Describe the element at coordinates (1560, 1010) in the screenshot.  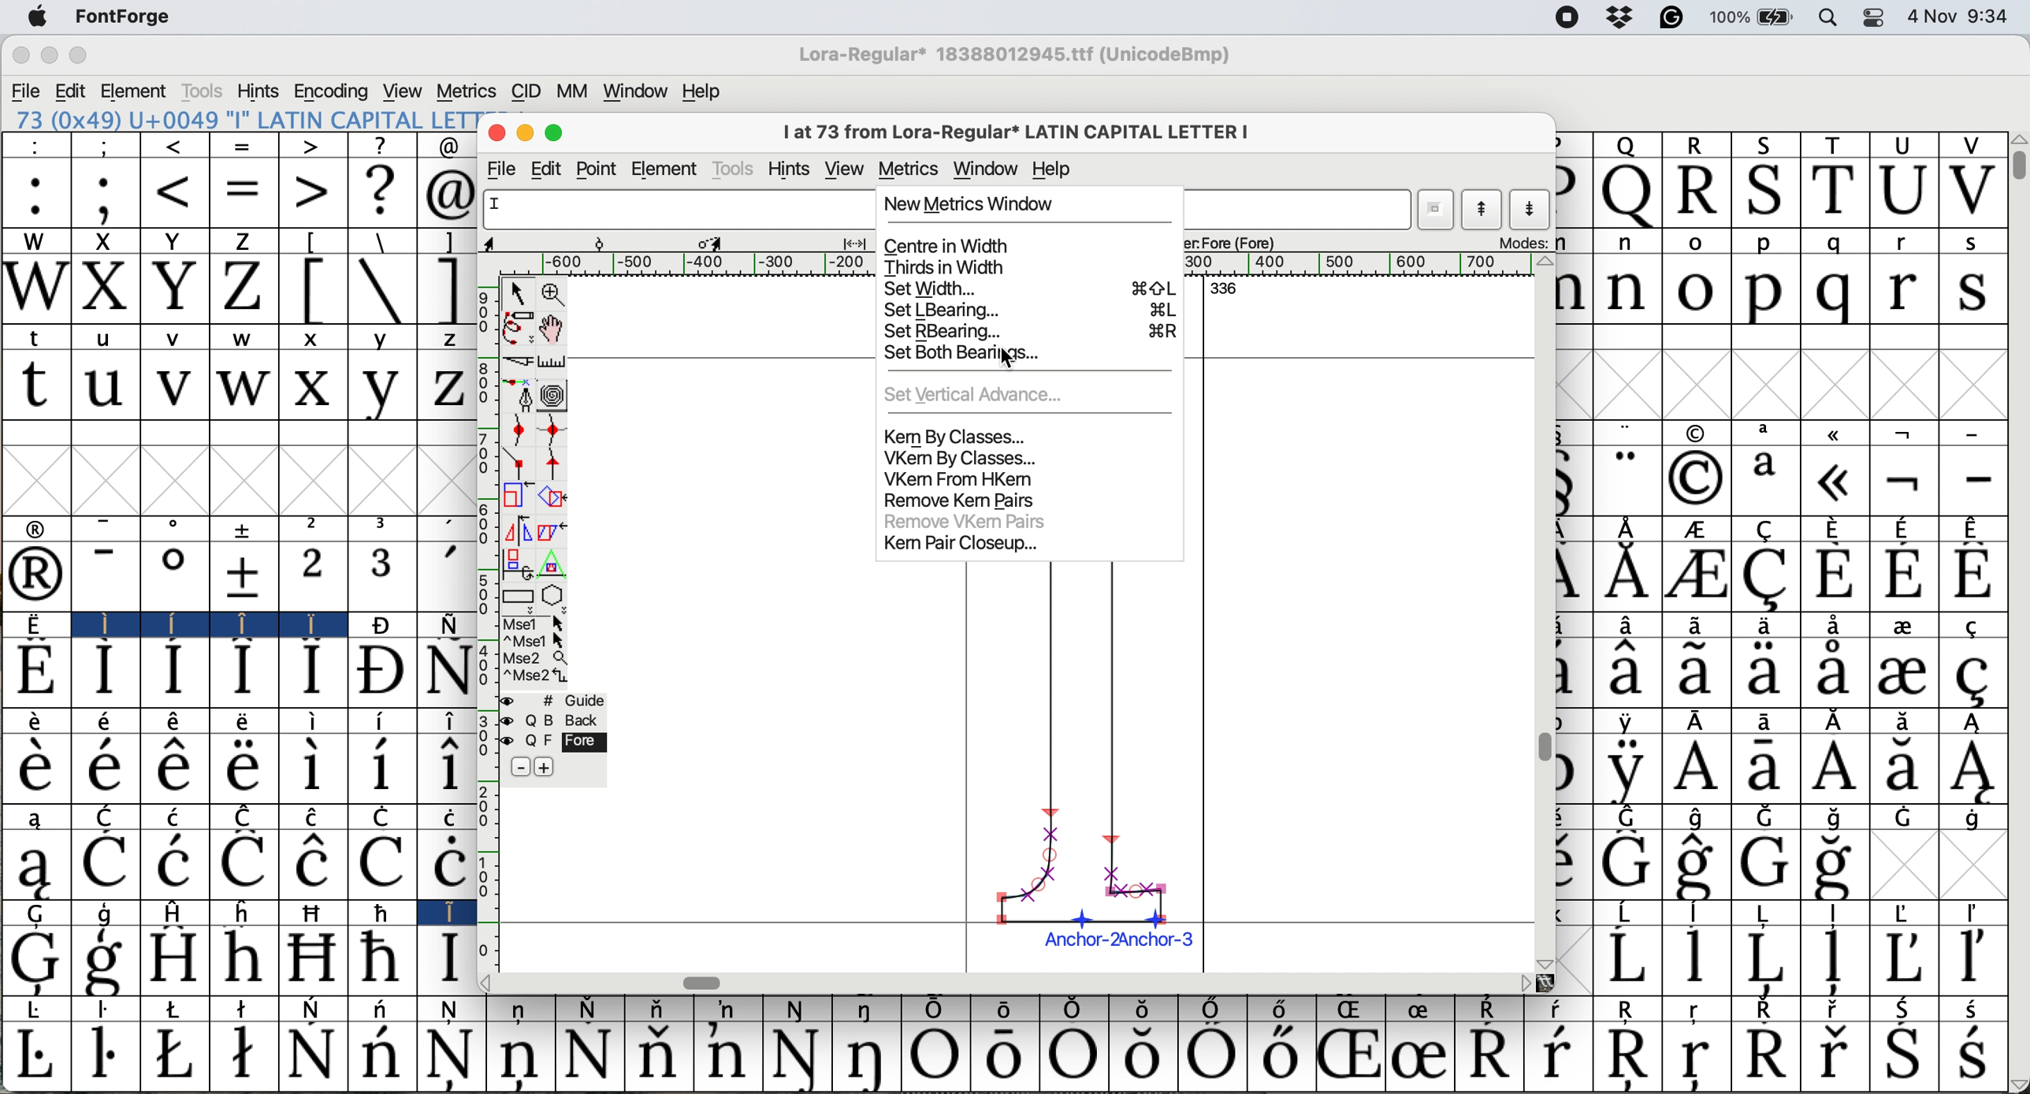
I see `Symbol` at that location.